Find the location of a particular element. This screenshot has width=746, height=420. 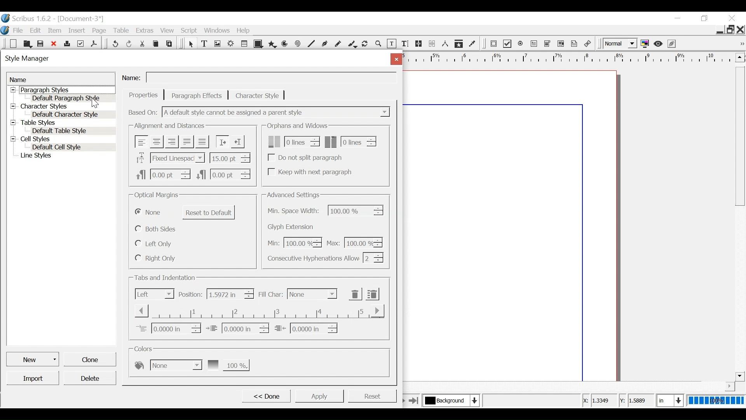

Table is located at coordinates (122, 31).